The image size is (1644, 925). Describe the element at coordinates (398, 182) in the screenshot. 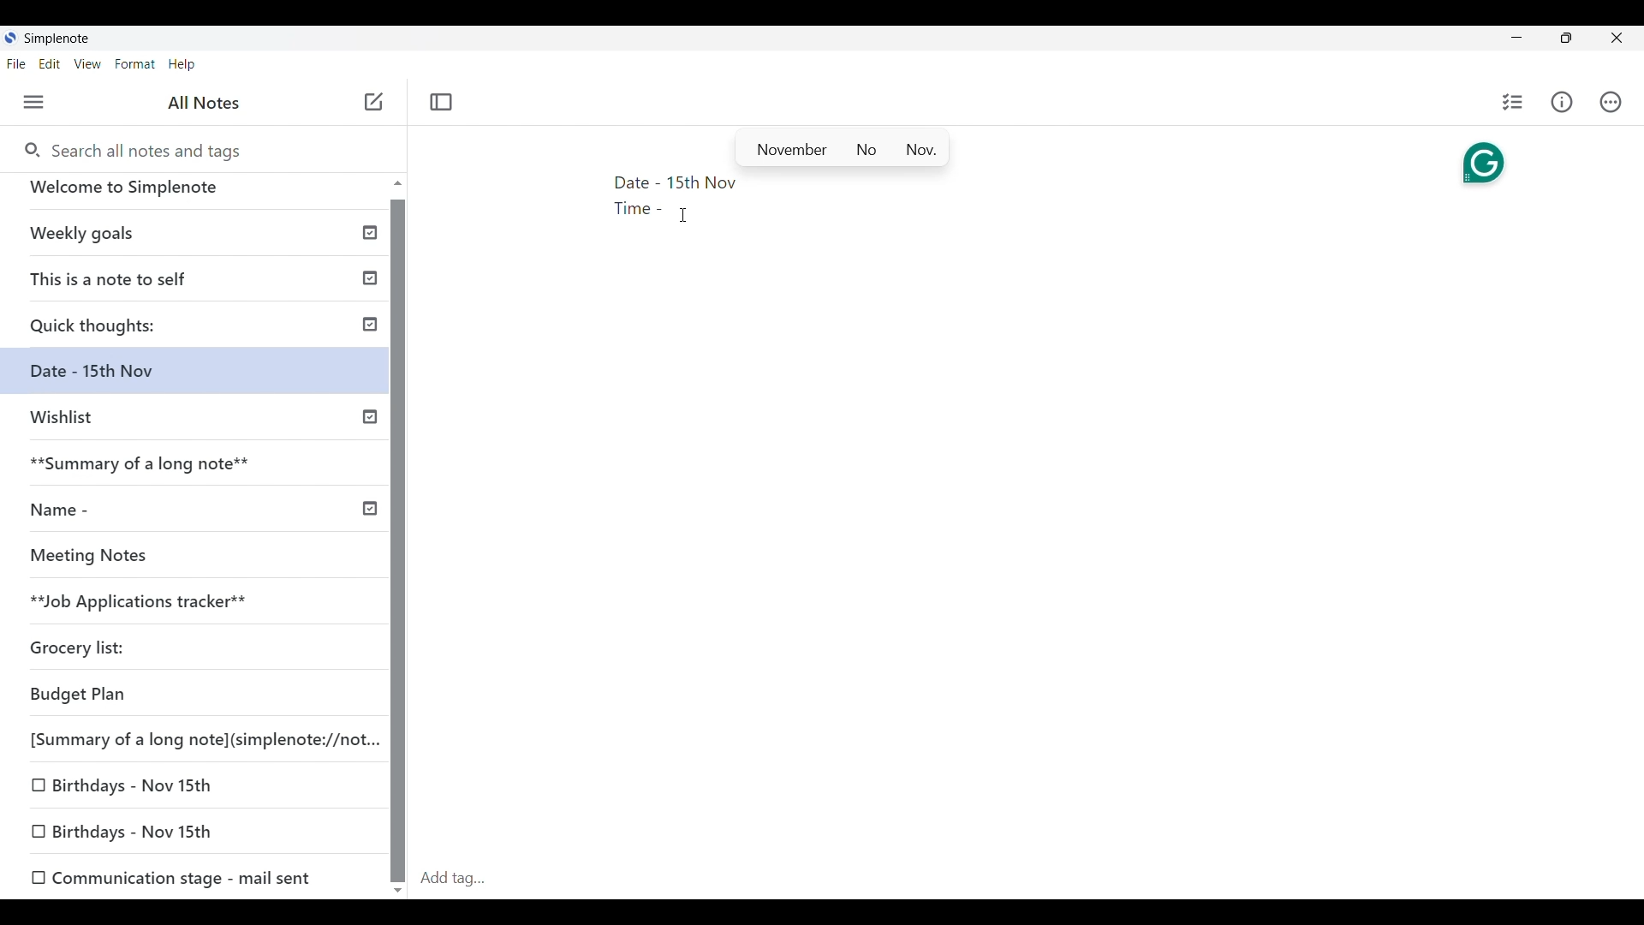

I see `Quick slide to top` at that location.